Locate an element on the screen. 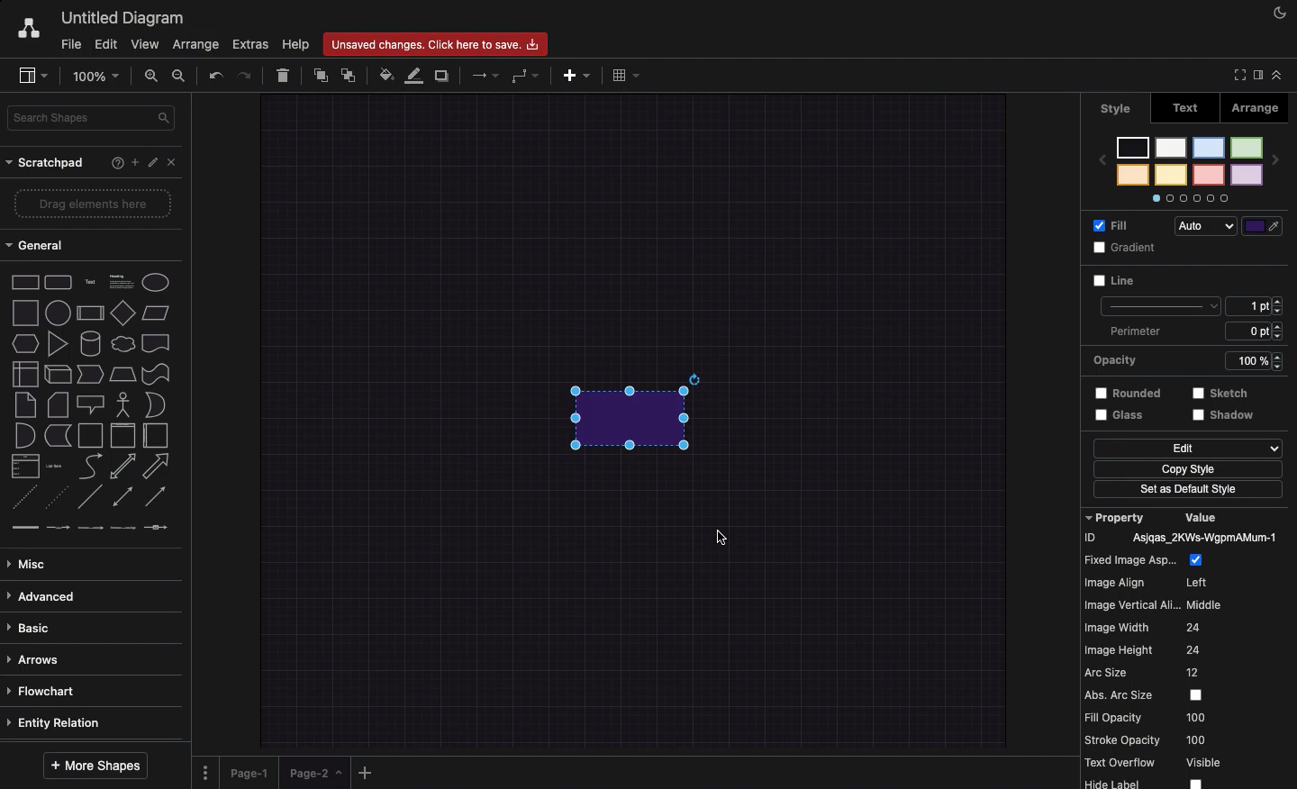 The width and height of the screenshot is (1297, 789). Search shapes is located at coordinates (94, 116).